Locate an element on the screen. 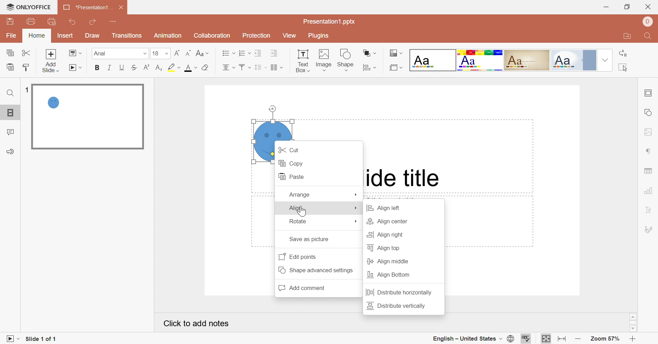 The width and height of the screenshot is (658, 344). Text Box is located at coordinates (303, 60).